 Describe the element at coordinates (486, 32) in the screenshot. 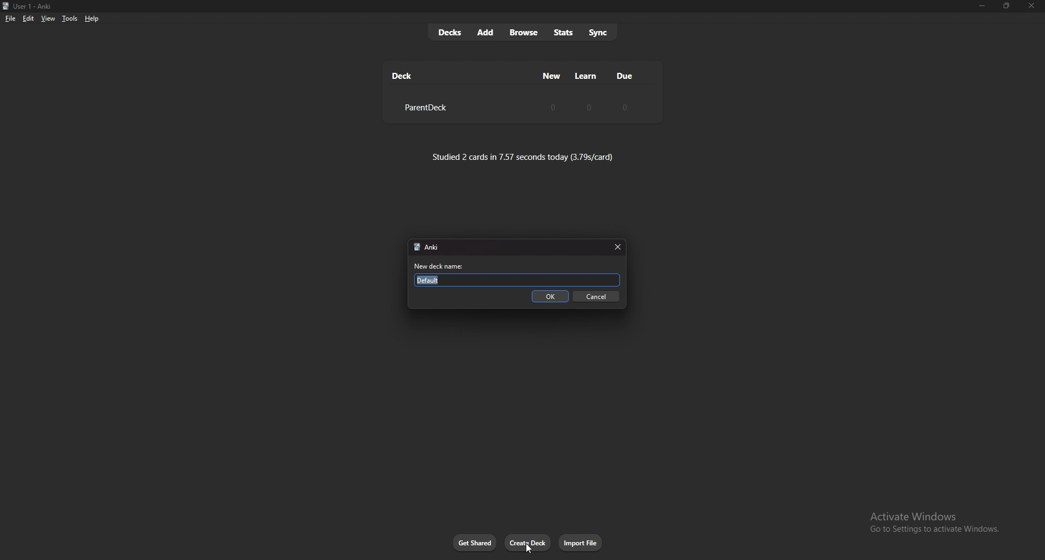

I see `add` at that location.